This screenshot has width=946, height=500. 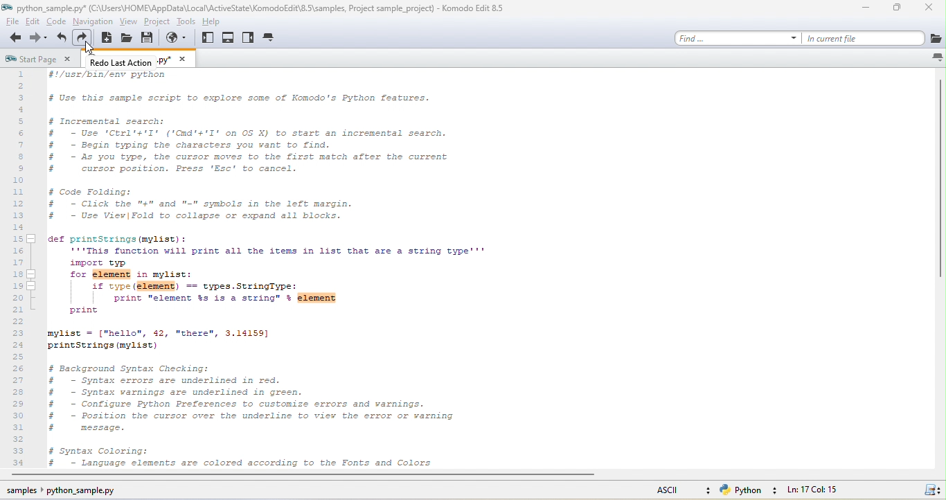 What do you see at coordinates (928, 489) in the screenshot?
I see `syntax checking` at bounding box center [928, 489].